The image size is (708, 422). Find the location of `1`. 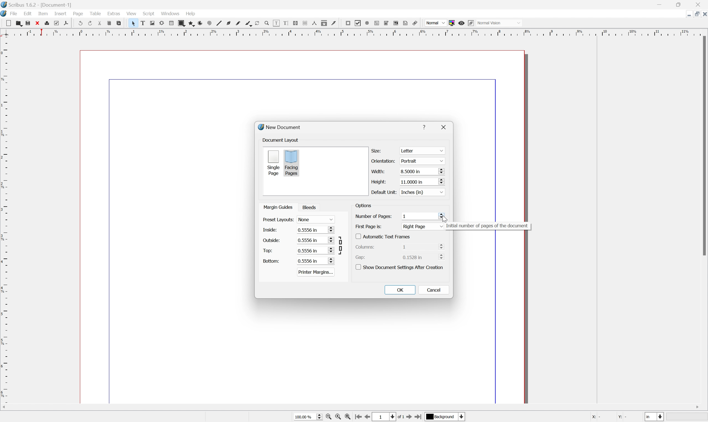

1 is located at coordinates (385, 417).